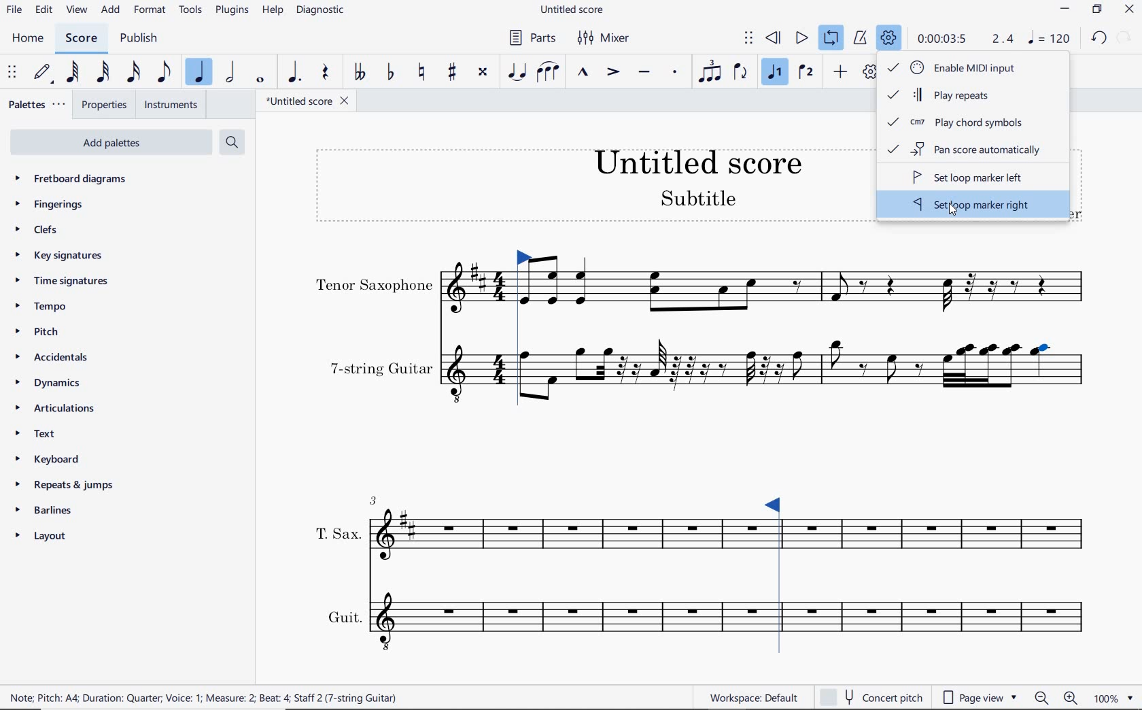 This screenshot has height=710, width=1142. I want to click on DEFAULT (STEP TIME), so click(45, 71).